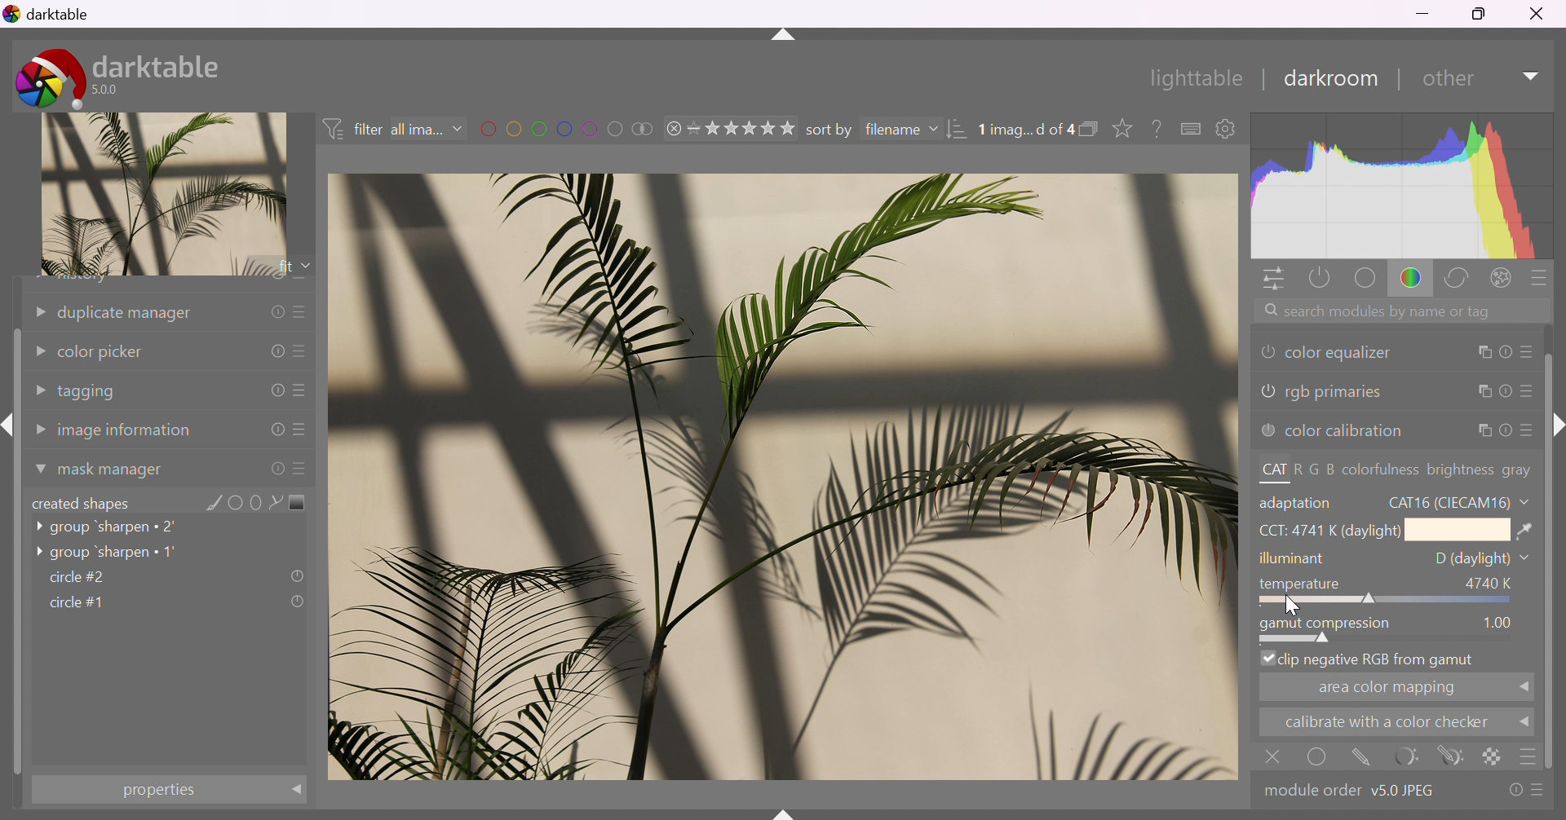  Describe the element at coordinates (827, 130) in the screenshot. I see `sort by` at that location.